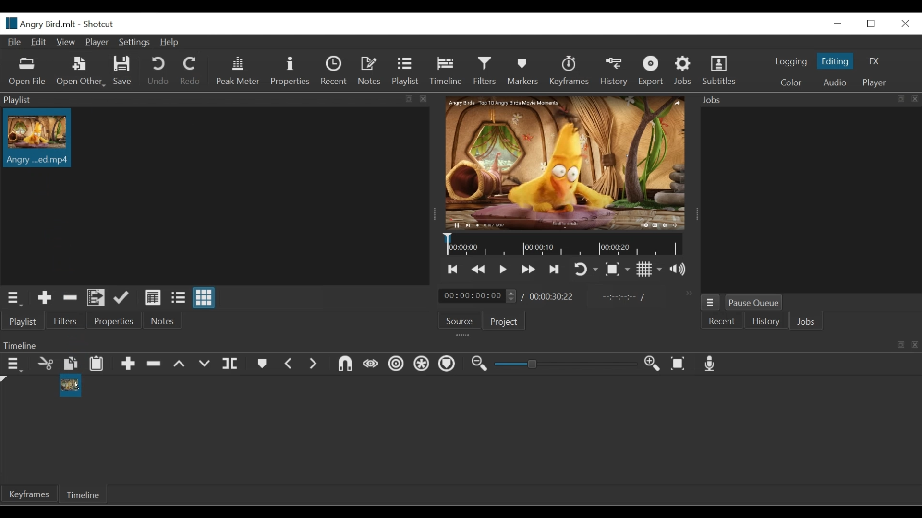  Describe the element at coordinates (293, 72) in the screenshot. I see `Properties` at that location.